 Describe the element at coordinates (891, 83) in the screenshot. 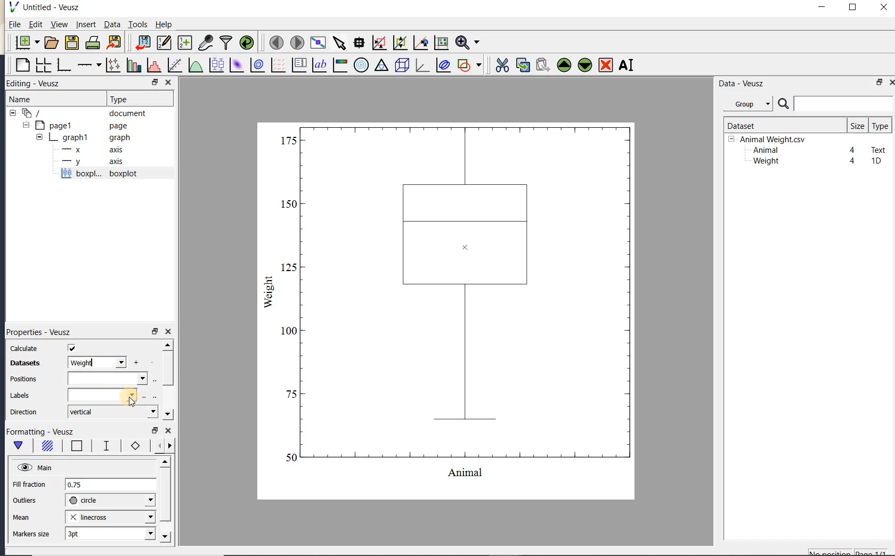

I see `close` at that location.